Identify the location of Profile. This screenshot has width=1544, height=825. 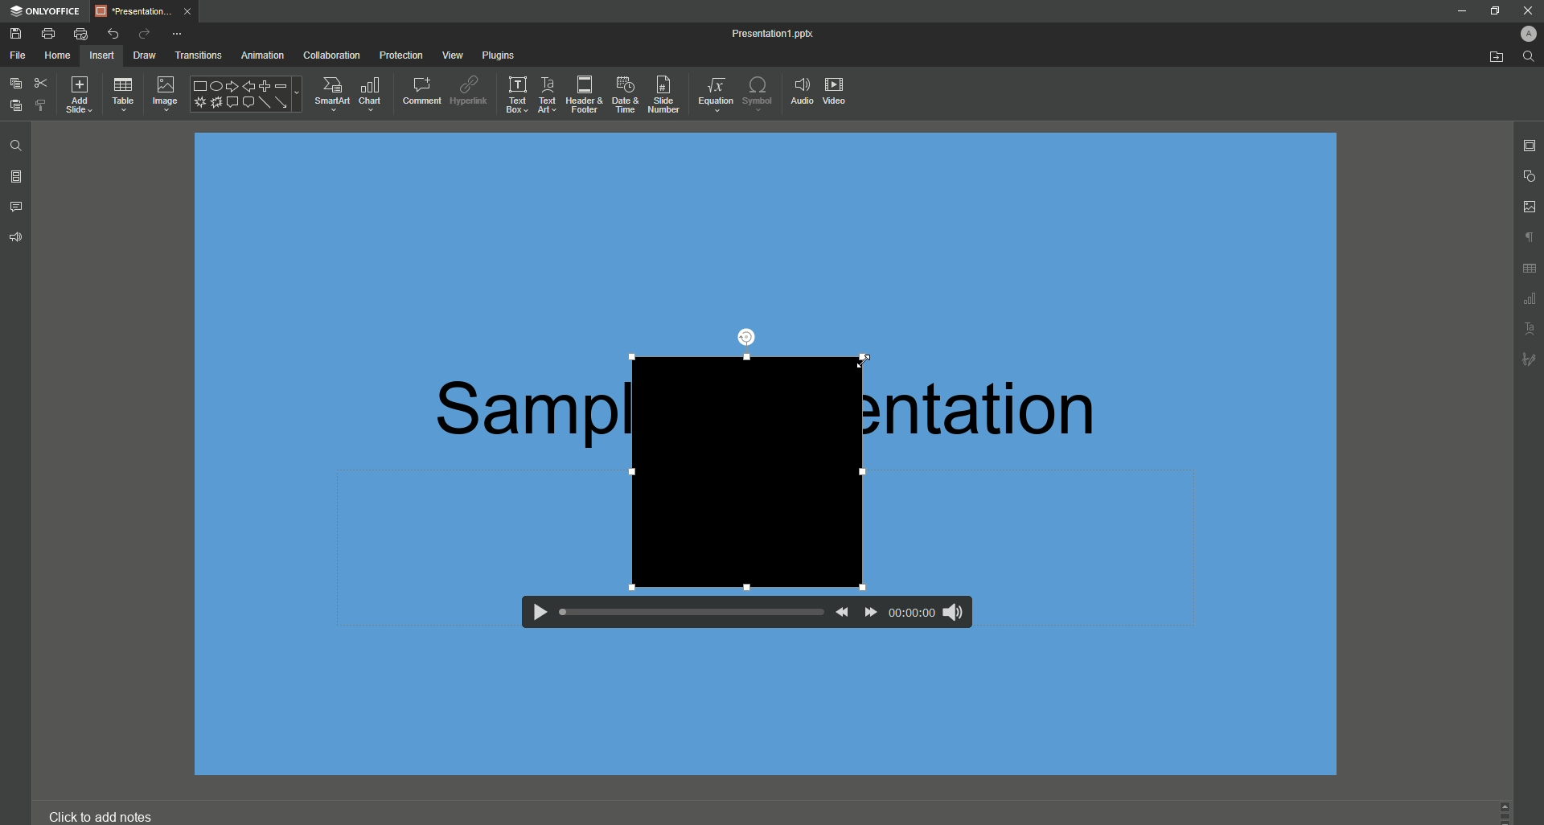
(1527, 35).